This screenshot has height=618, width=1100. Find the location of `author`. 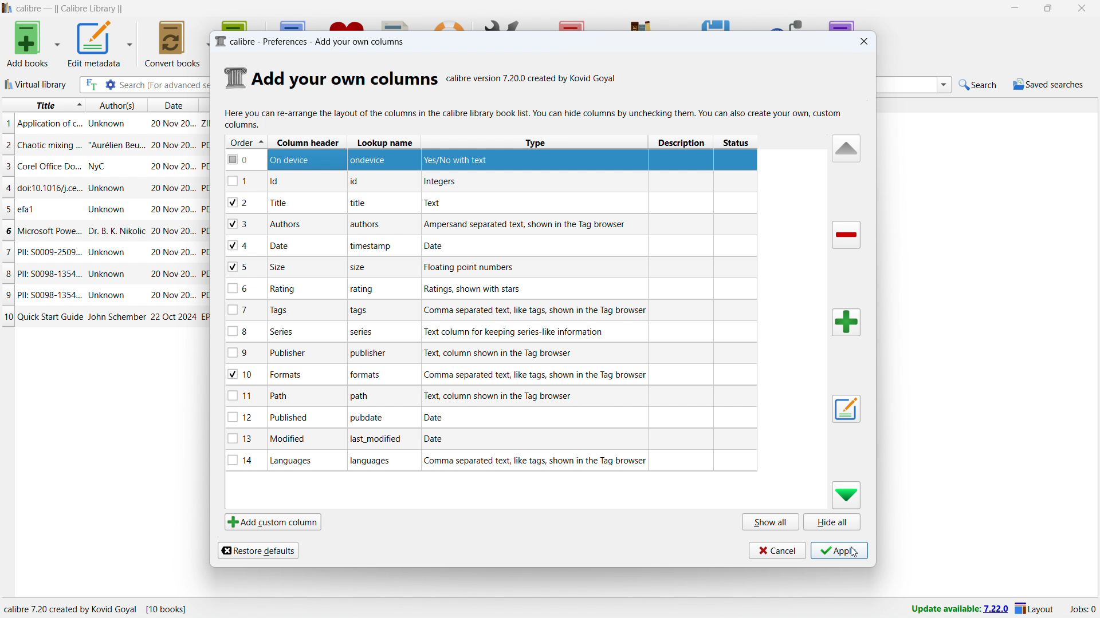

author is located at coordinates (103, 166).